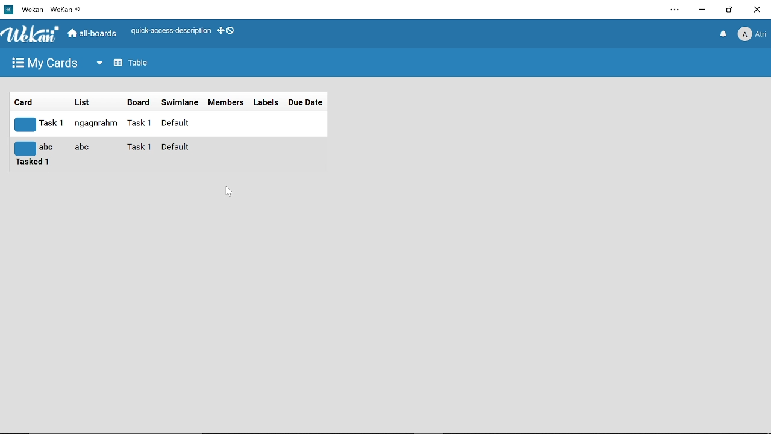 This screenshot has height=434, width=771. I want to click on card title, so click(41, 154).